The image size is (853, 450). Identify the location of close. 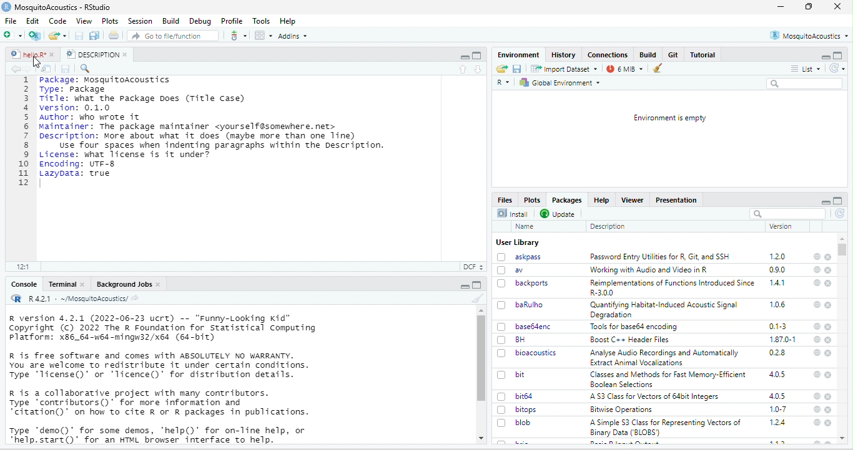
(829, 305).